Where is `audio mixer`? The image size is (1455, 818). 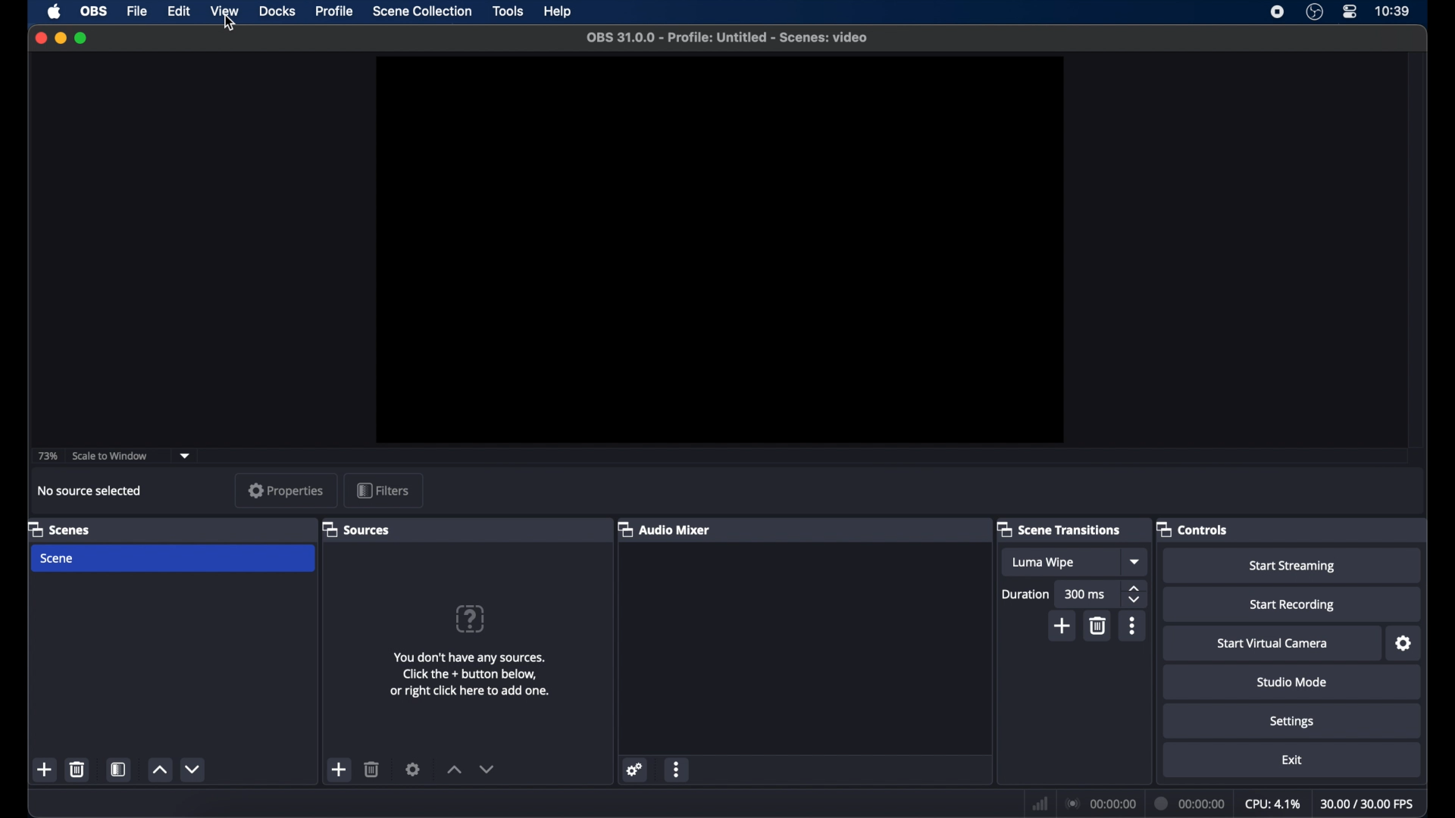 audio mixer is located at coordinates (665, 529).